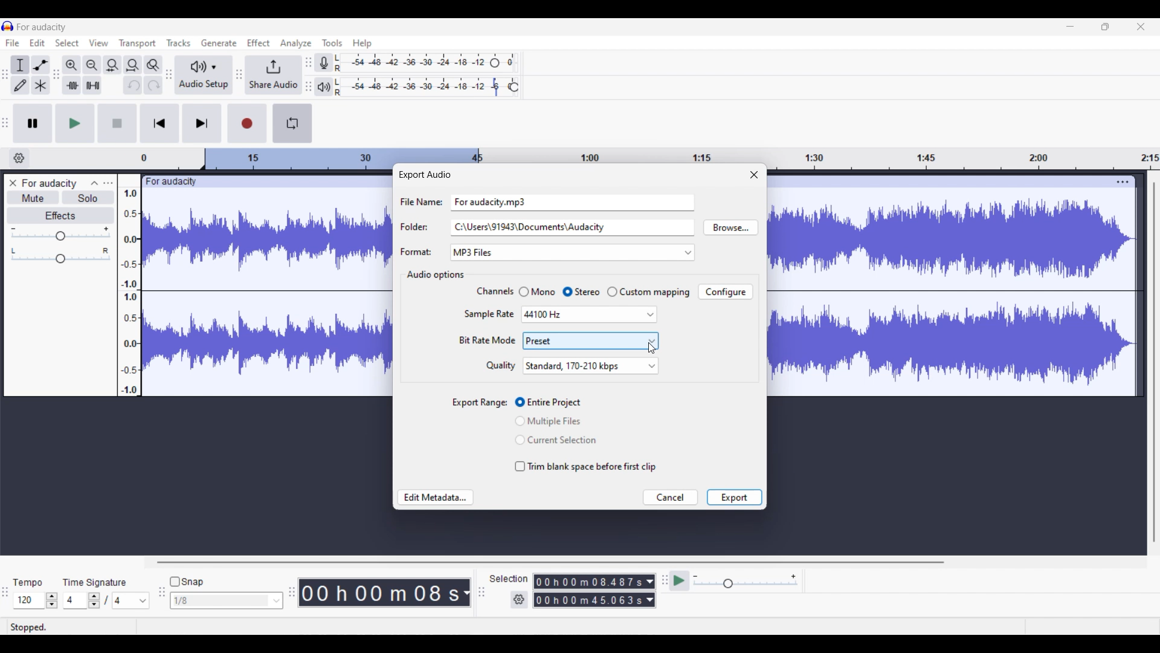  Describe the element at coordinates (202, 123) in the screenshot. I see `Skip/Select to end` at that location.